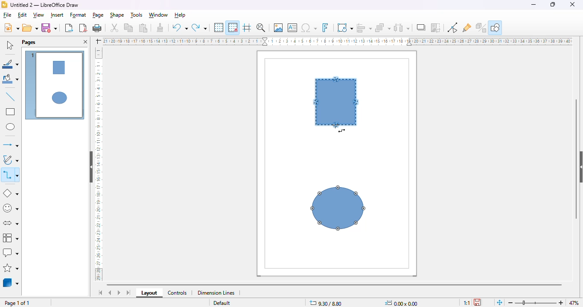  I want to click on 3D objects, so click(11, 282).